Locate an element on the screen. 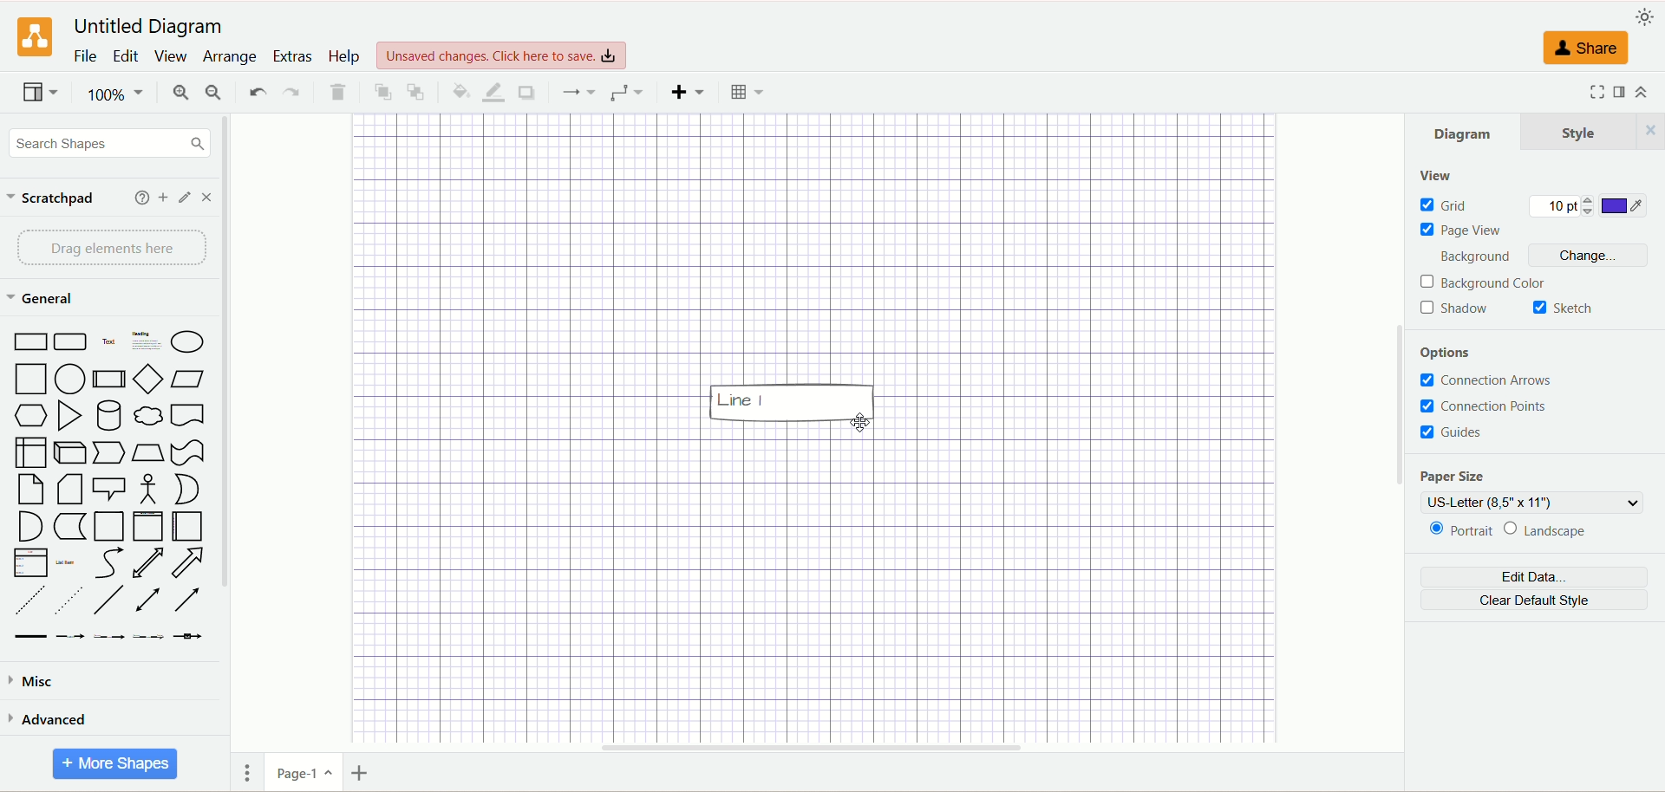 This screenshot has height=792, width=1665. misc is located at coordinates (40, 681).